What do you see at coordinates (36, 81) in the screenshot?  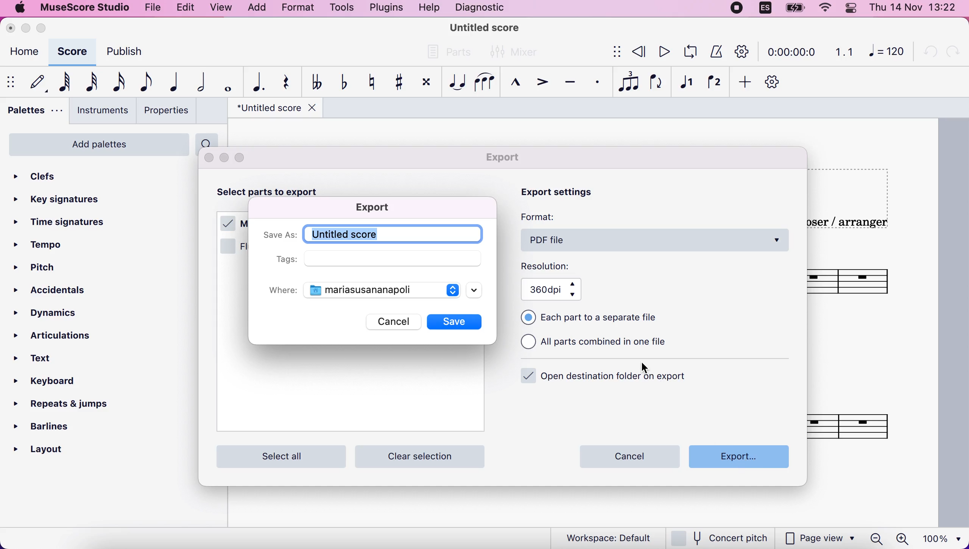 I see `default` at bounding box center [36, 81].